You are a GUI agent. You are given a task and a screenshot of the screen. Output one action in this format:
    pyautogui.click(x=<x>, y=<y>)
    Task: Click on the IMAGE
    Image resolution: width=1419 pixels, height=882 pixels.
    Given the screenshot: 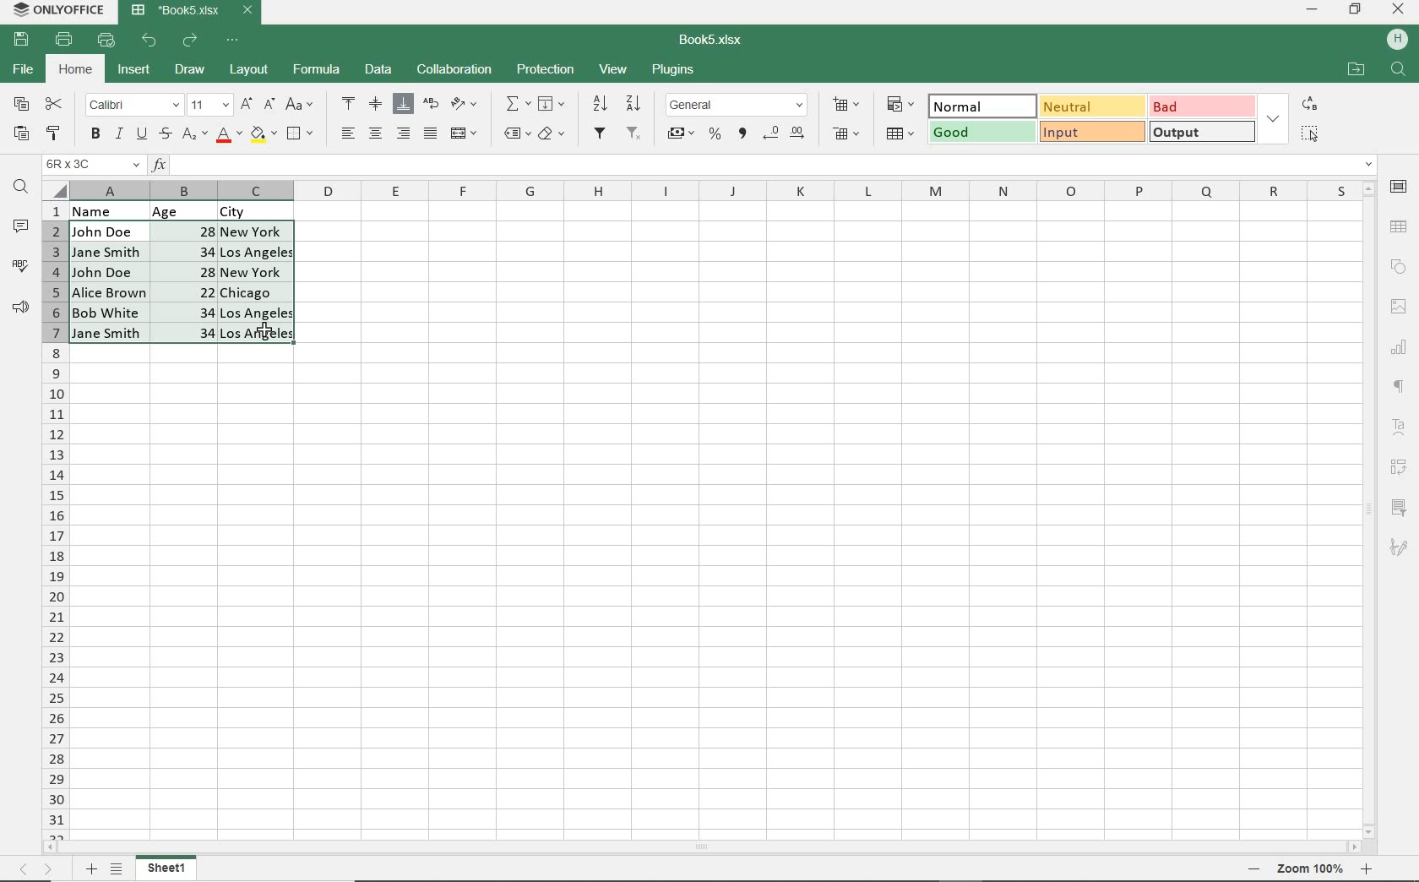 What is the action you would take?
    pyautogui.click(x=1398, y=307)
    